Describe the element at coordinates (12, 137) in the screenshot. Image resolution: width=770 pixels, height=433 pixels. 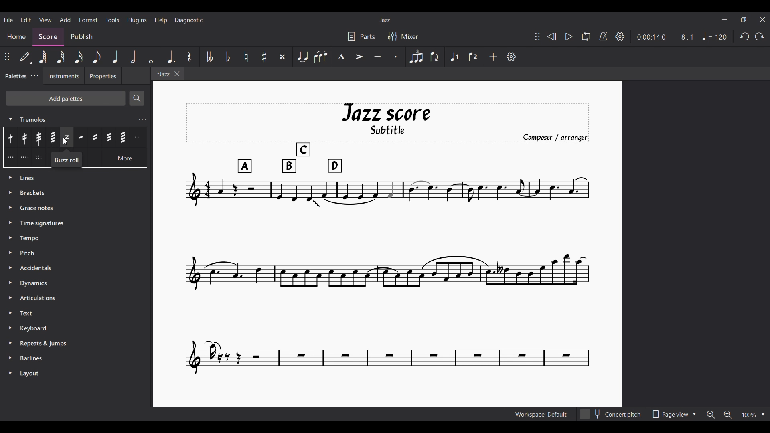
I see `8th through stem` at that location.